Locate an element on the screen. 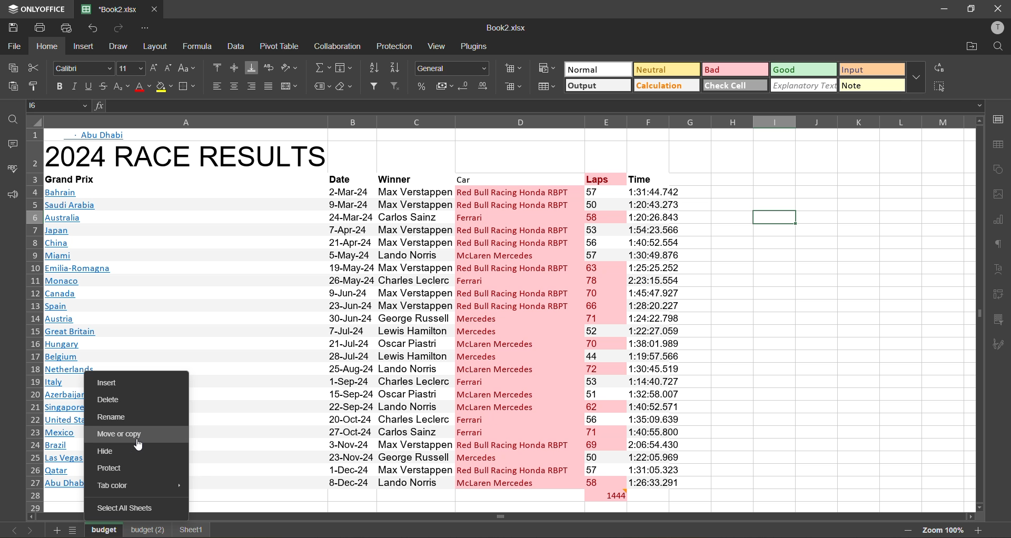  car name is located at coordinates (518, 336).